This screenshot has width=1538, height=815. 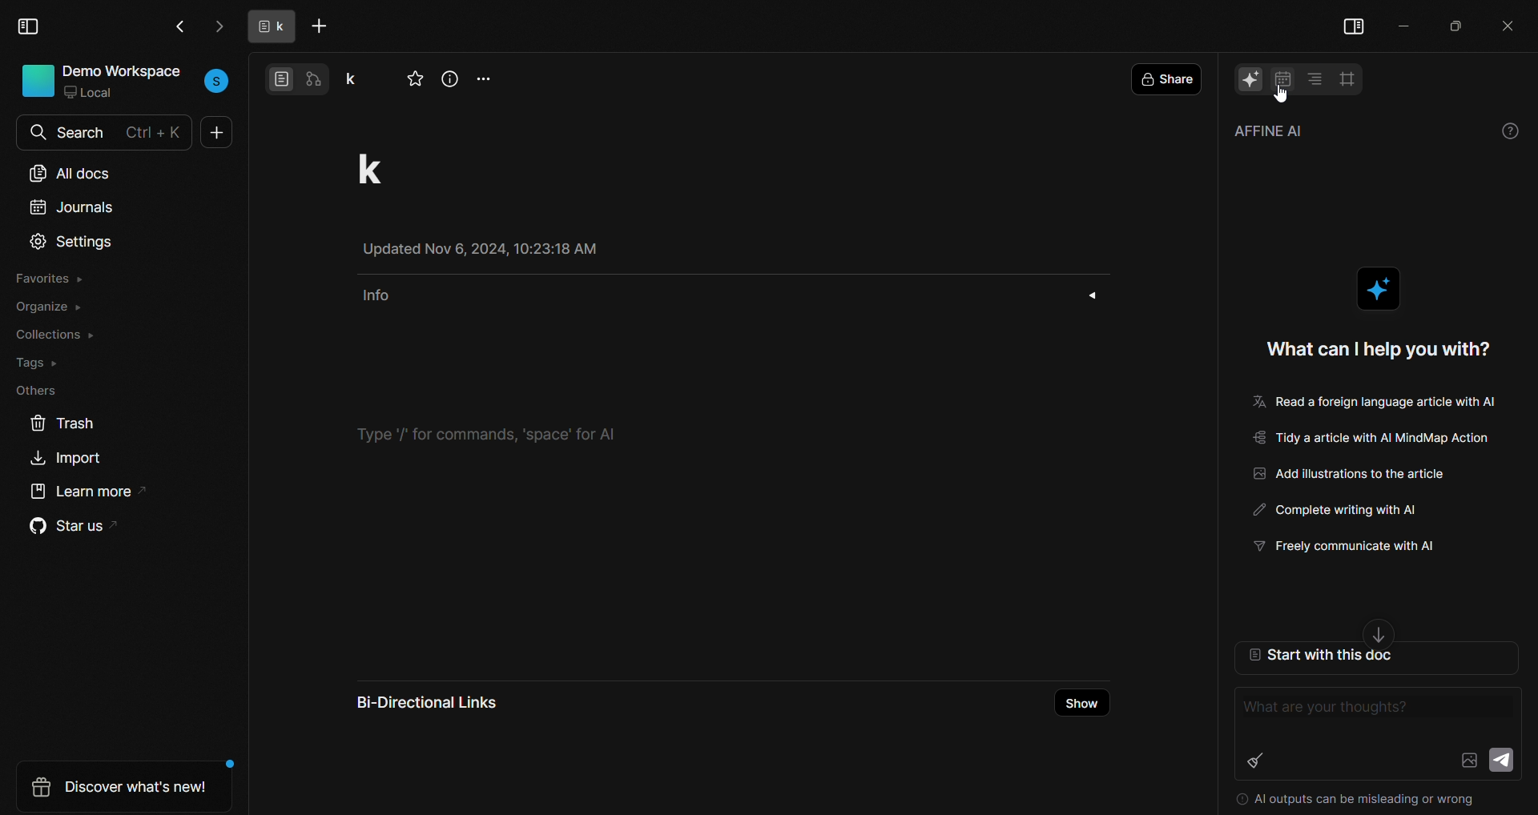 I want to click on more, so click(x=487, y=76).